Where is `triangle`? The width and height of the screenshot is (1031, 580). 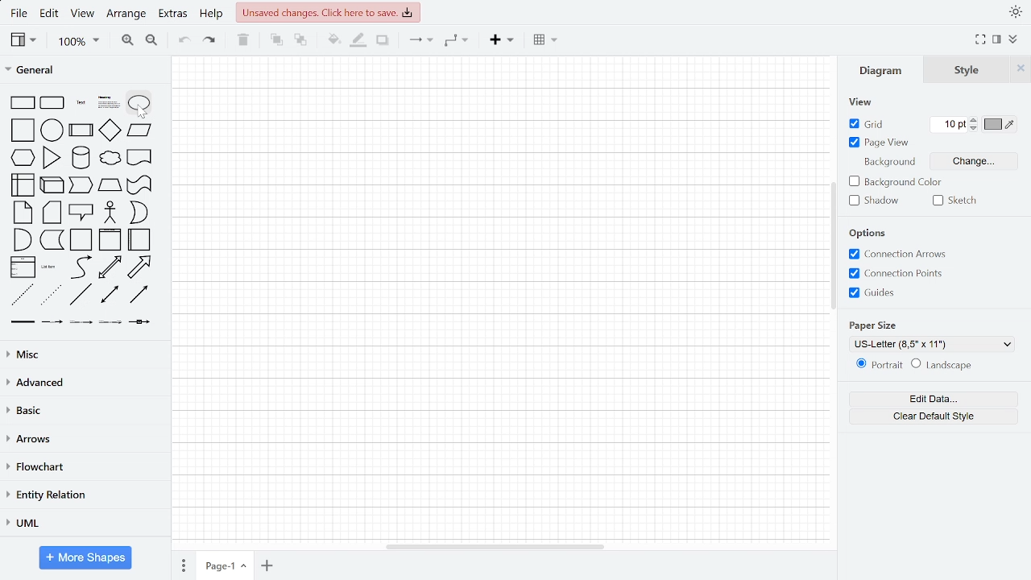
triangle is located at coordinates (52, 158).